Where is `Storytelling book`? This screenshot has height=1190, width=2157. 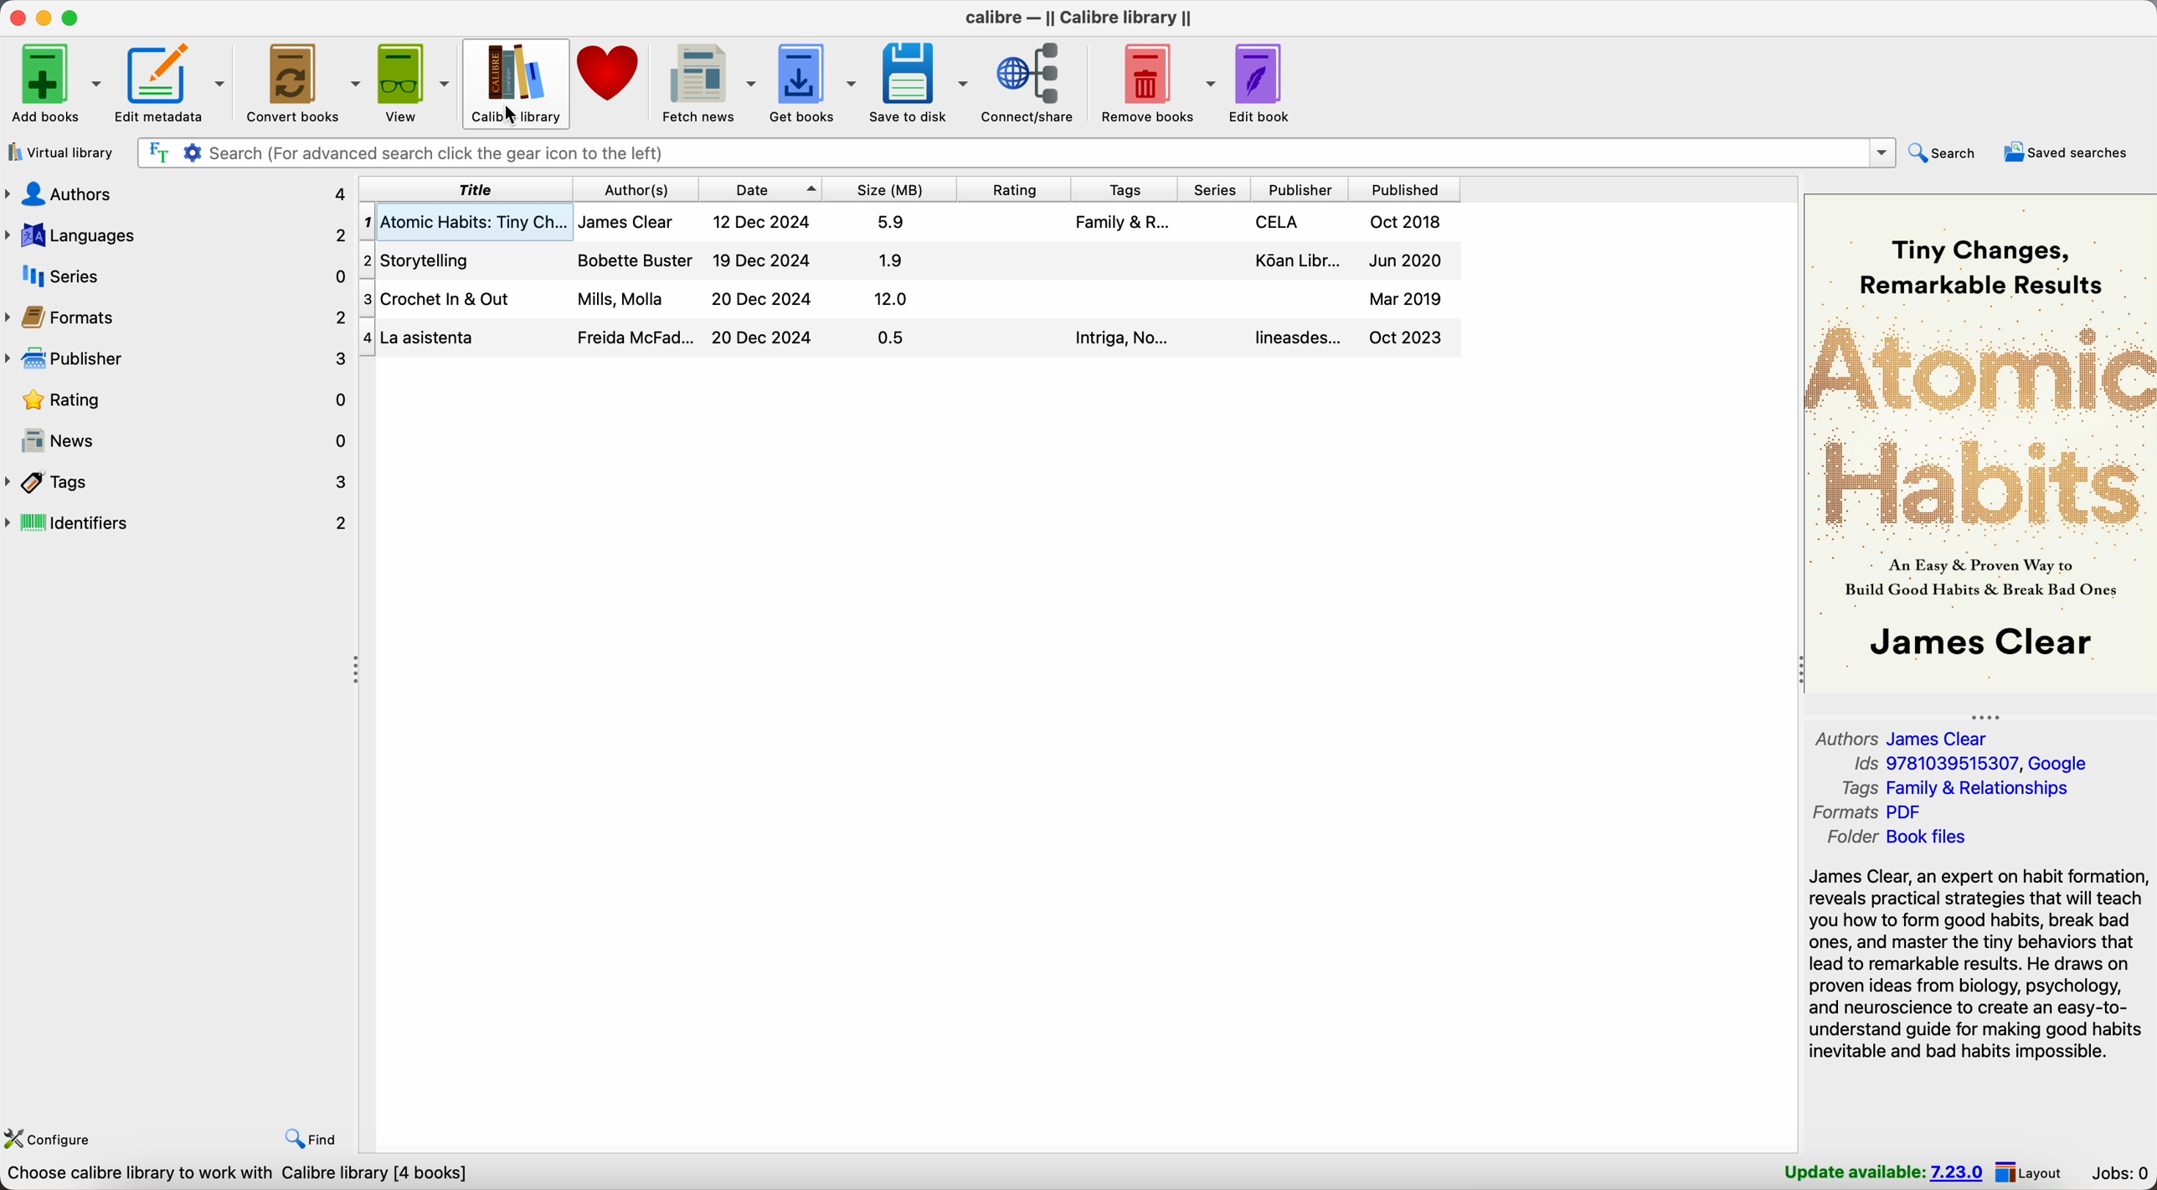 Storytelling book is located at coordinates (910, 260).